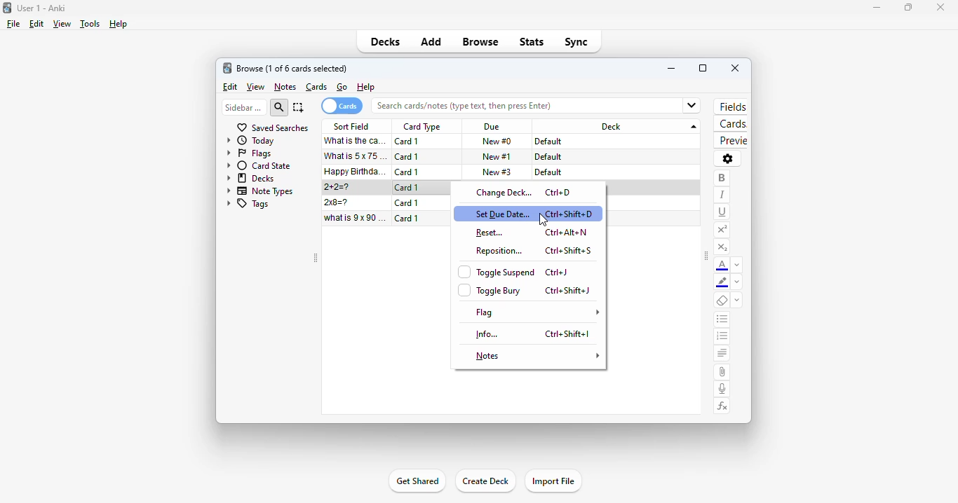 The height and width of the screenshot is (503, 958). What do you see at coordinates (261, 191) in the screenshot?
I see `note types` at bounding box center [261, 191].